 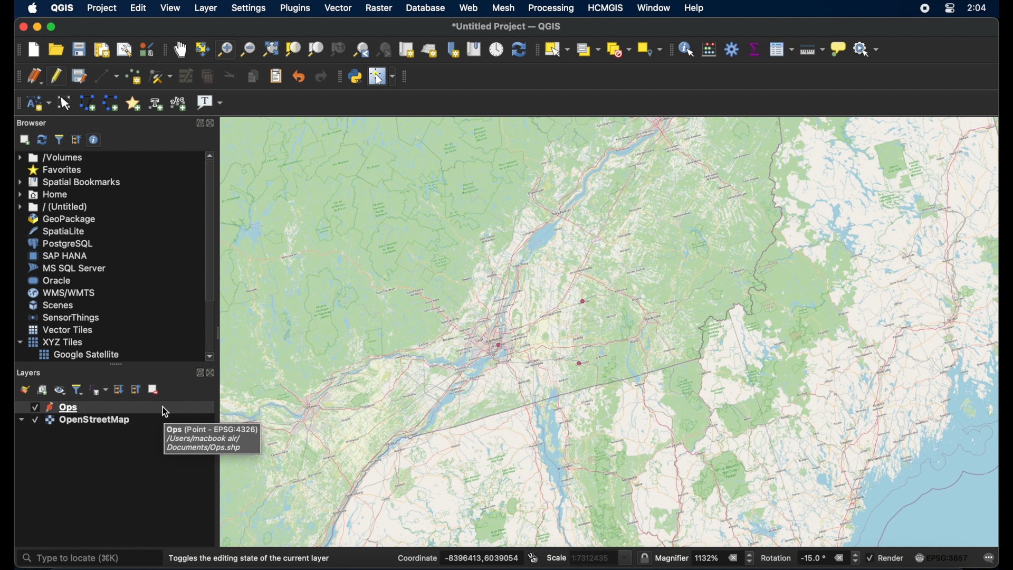 I want to click on open layer styling panel, so click(x=24, y=389).